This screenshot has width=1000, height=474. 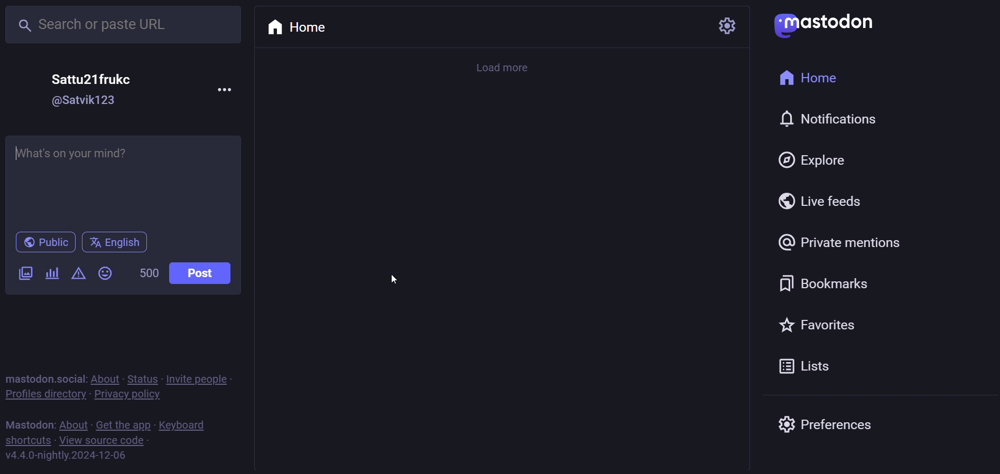 What do you see at coordinates (124, 180) in the screenshot?
I see `write here` at bounding box center [124, 180].